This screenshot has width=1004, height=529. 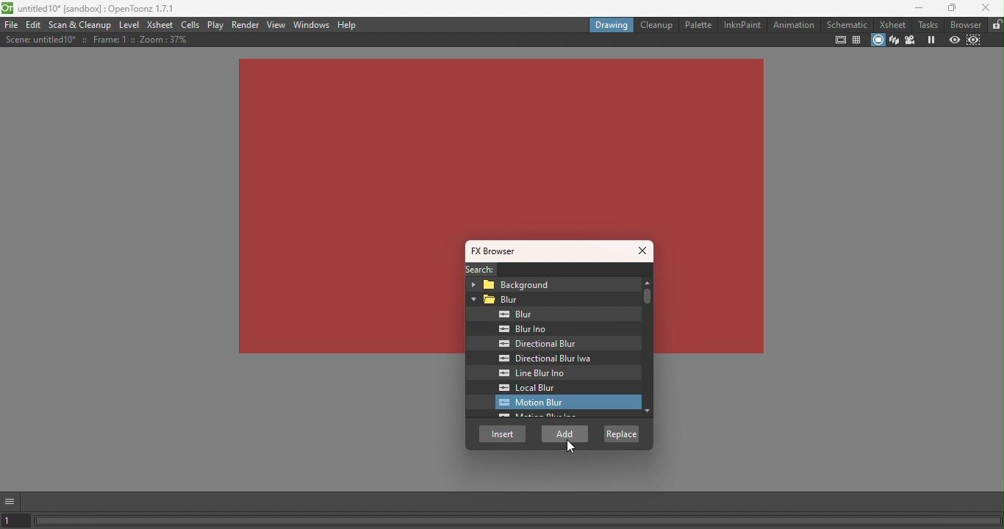 What do you see at coordinates (217, 25) in the screenshot?
I see `Play ` at bounding box center [217, 25].